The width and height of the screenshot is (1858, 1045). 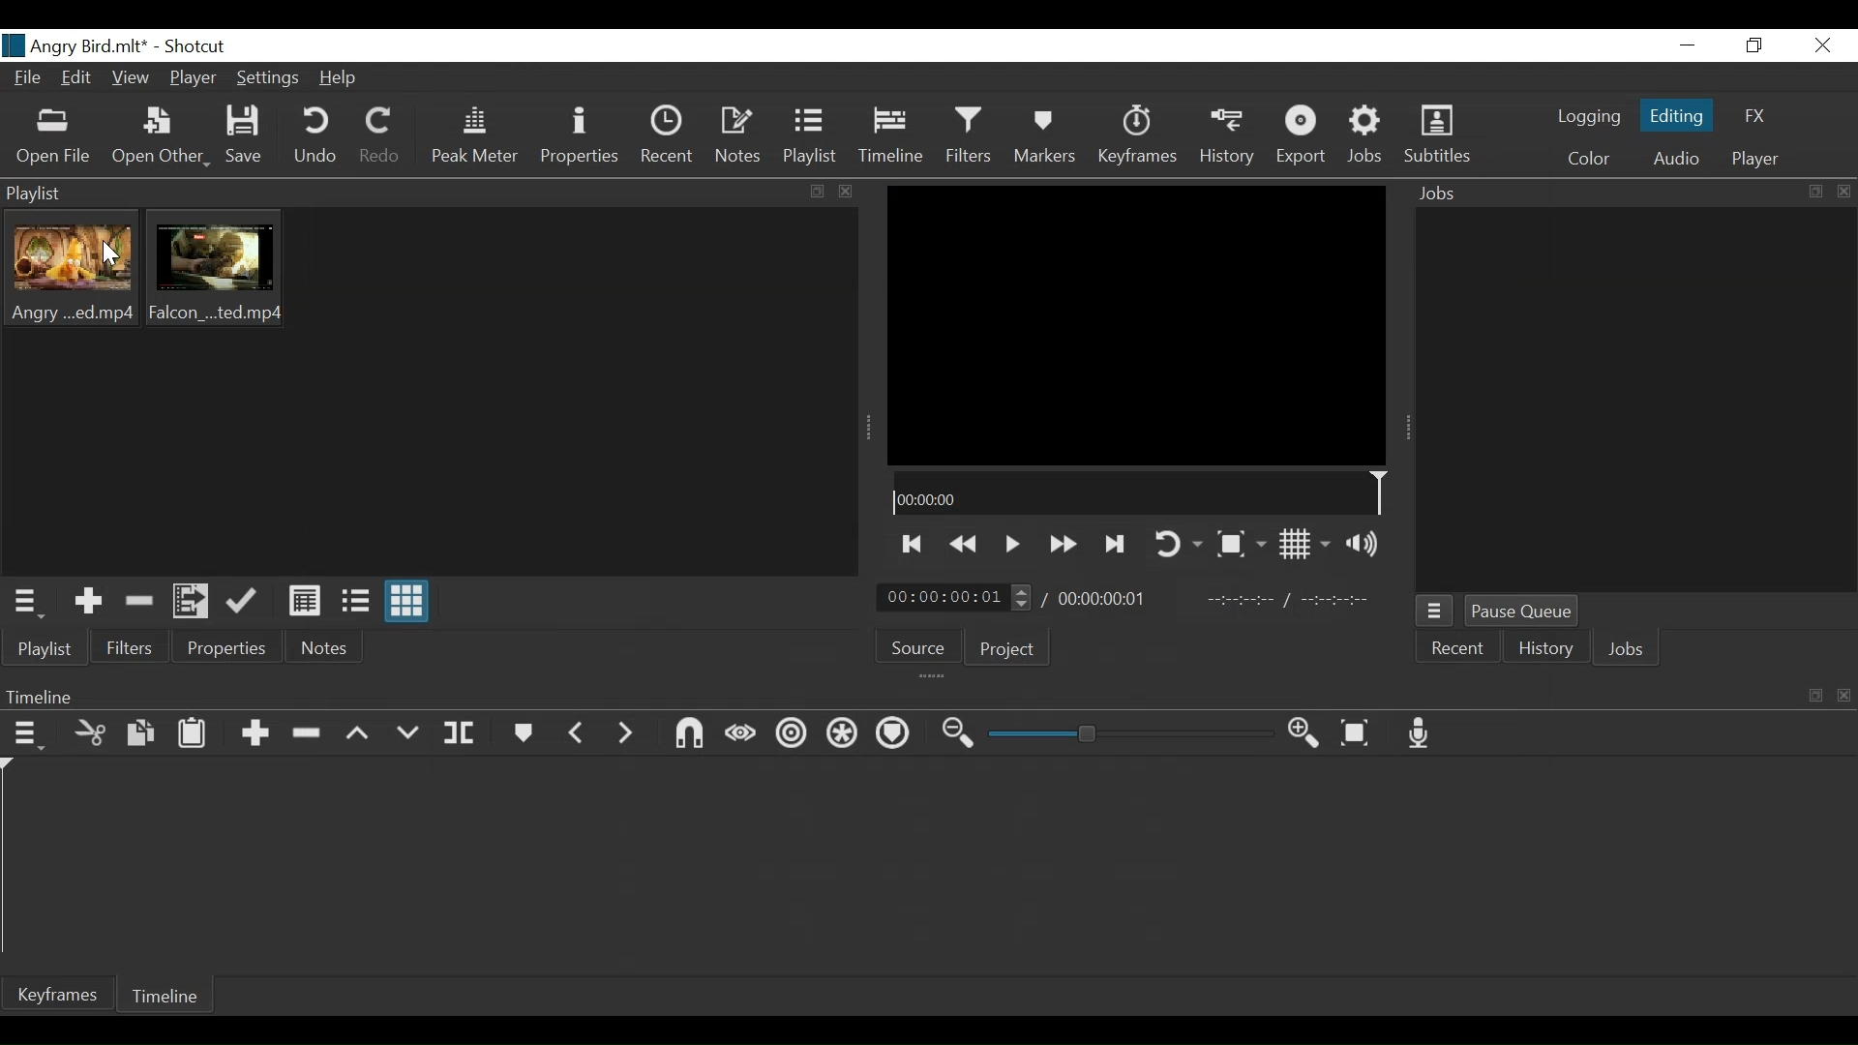 What do you see at coordinates (1240, 545) in the screenshot?
I see `Toggle Zoom` at bounding box center [1240, 545].